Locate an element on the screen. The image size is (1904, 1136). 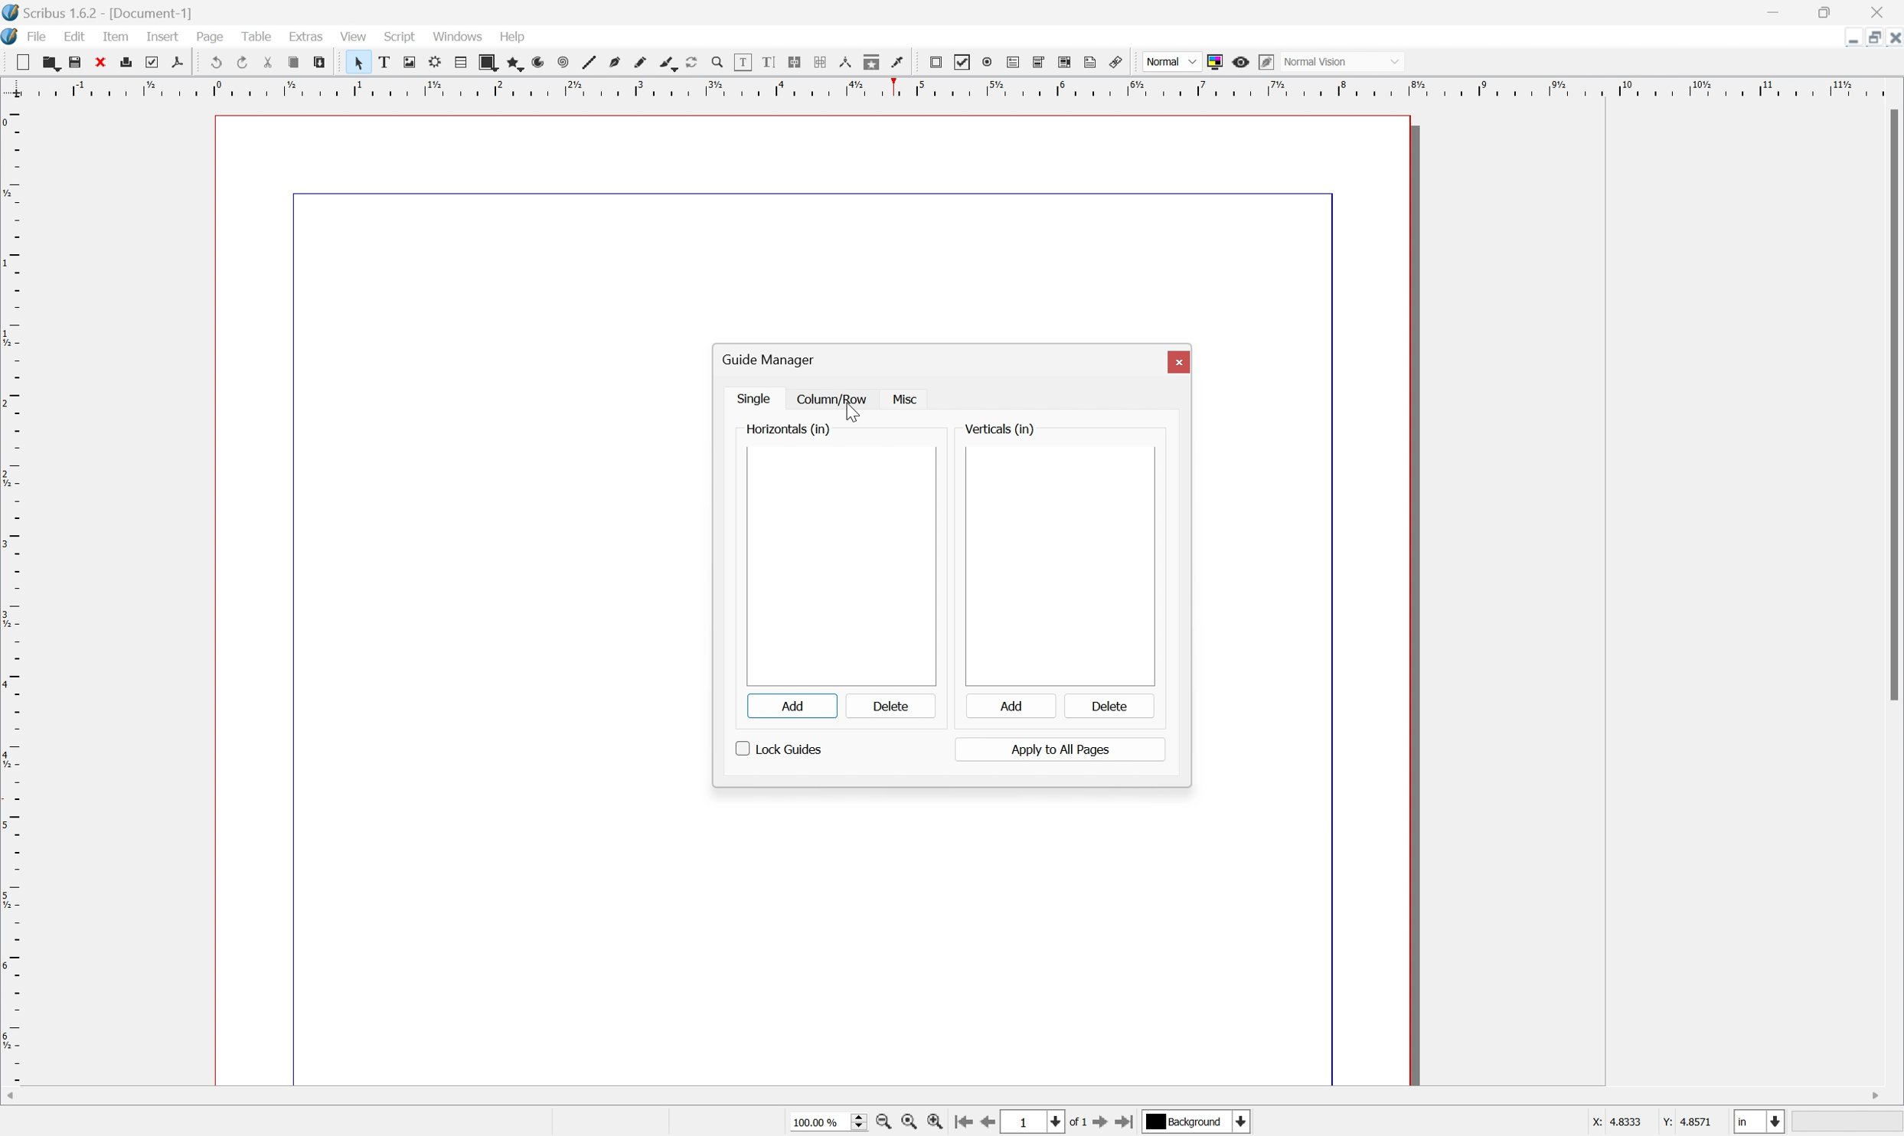
single is located at coordinates (755, 400).